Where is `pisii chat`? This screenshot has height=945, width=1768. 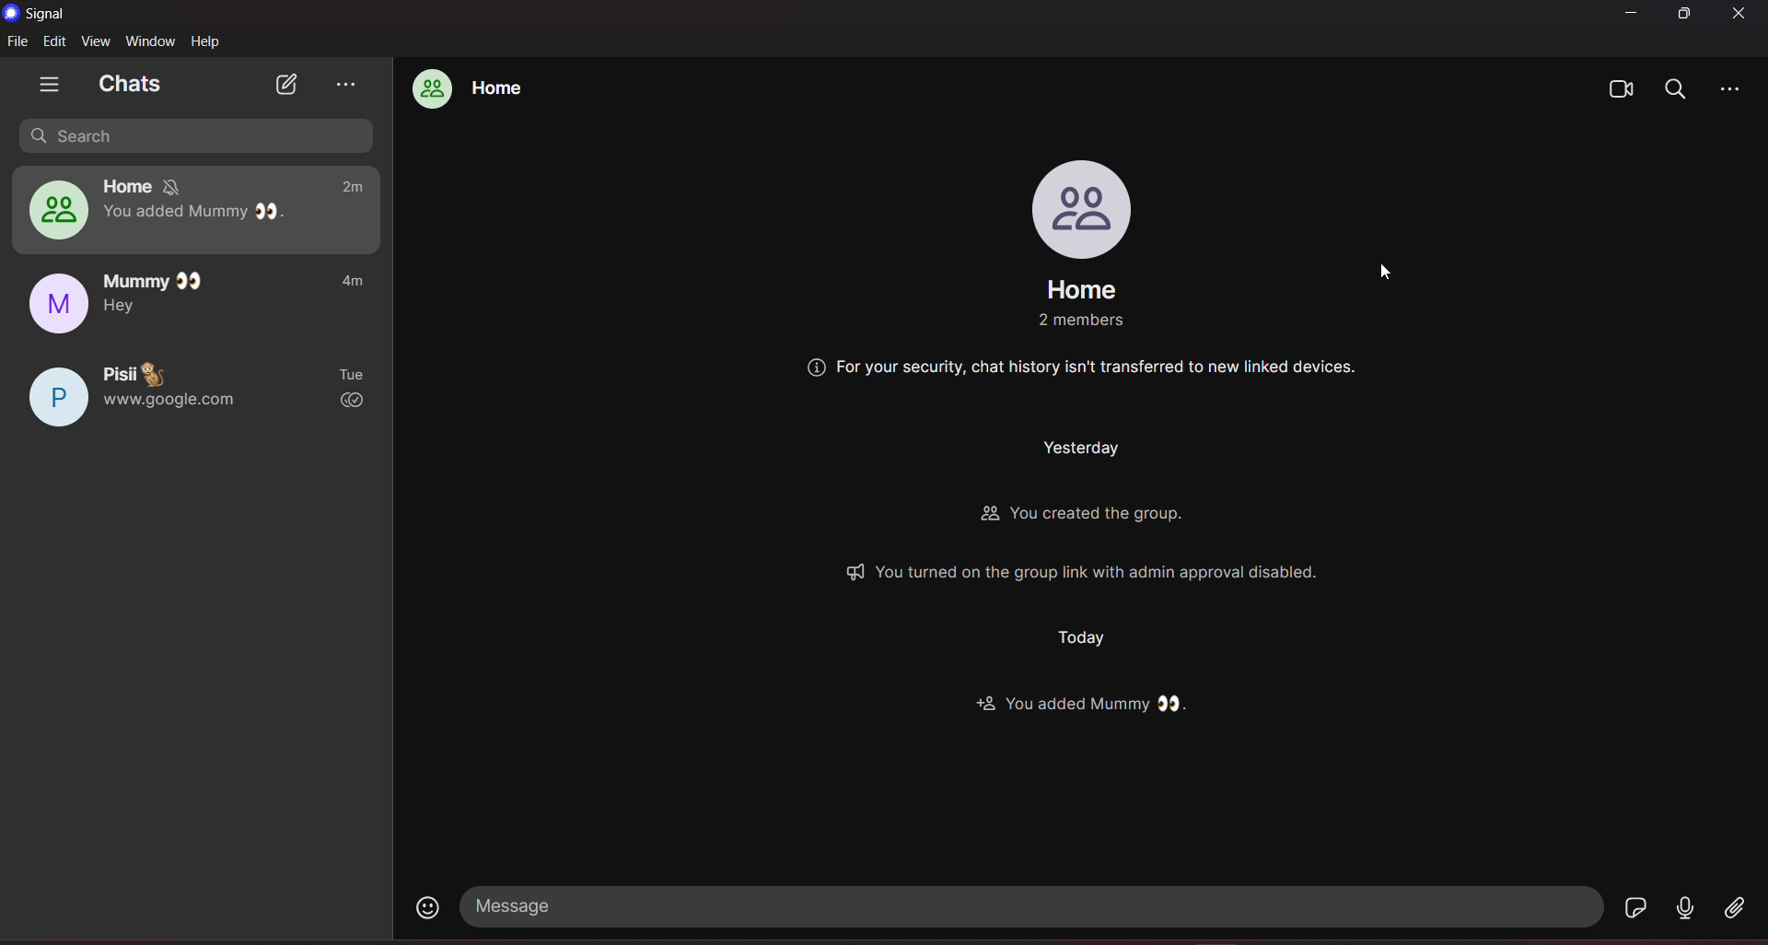 pisii chat is located at coordinates (197, 392).